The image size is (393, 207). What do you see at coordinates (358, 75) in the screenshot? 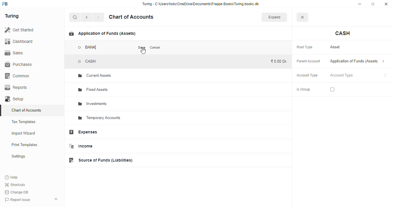
I see `account type` at bounding box center [358, 75].